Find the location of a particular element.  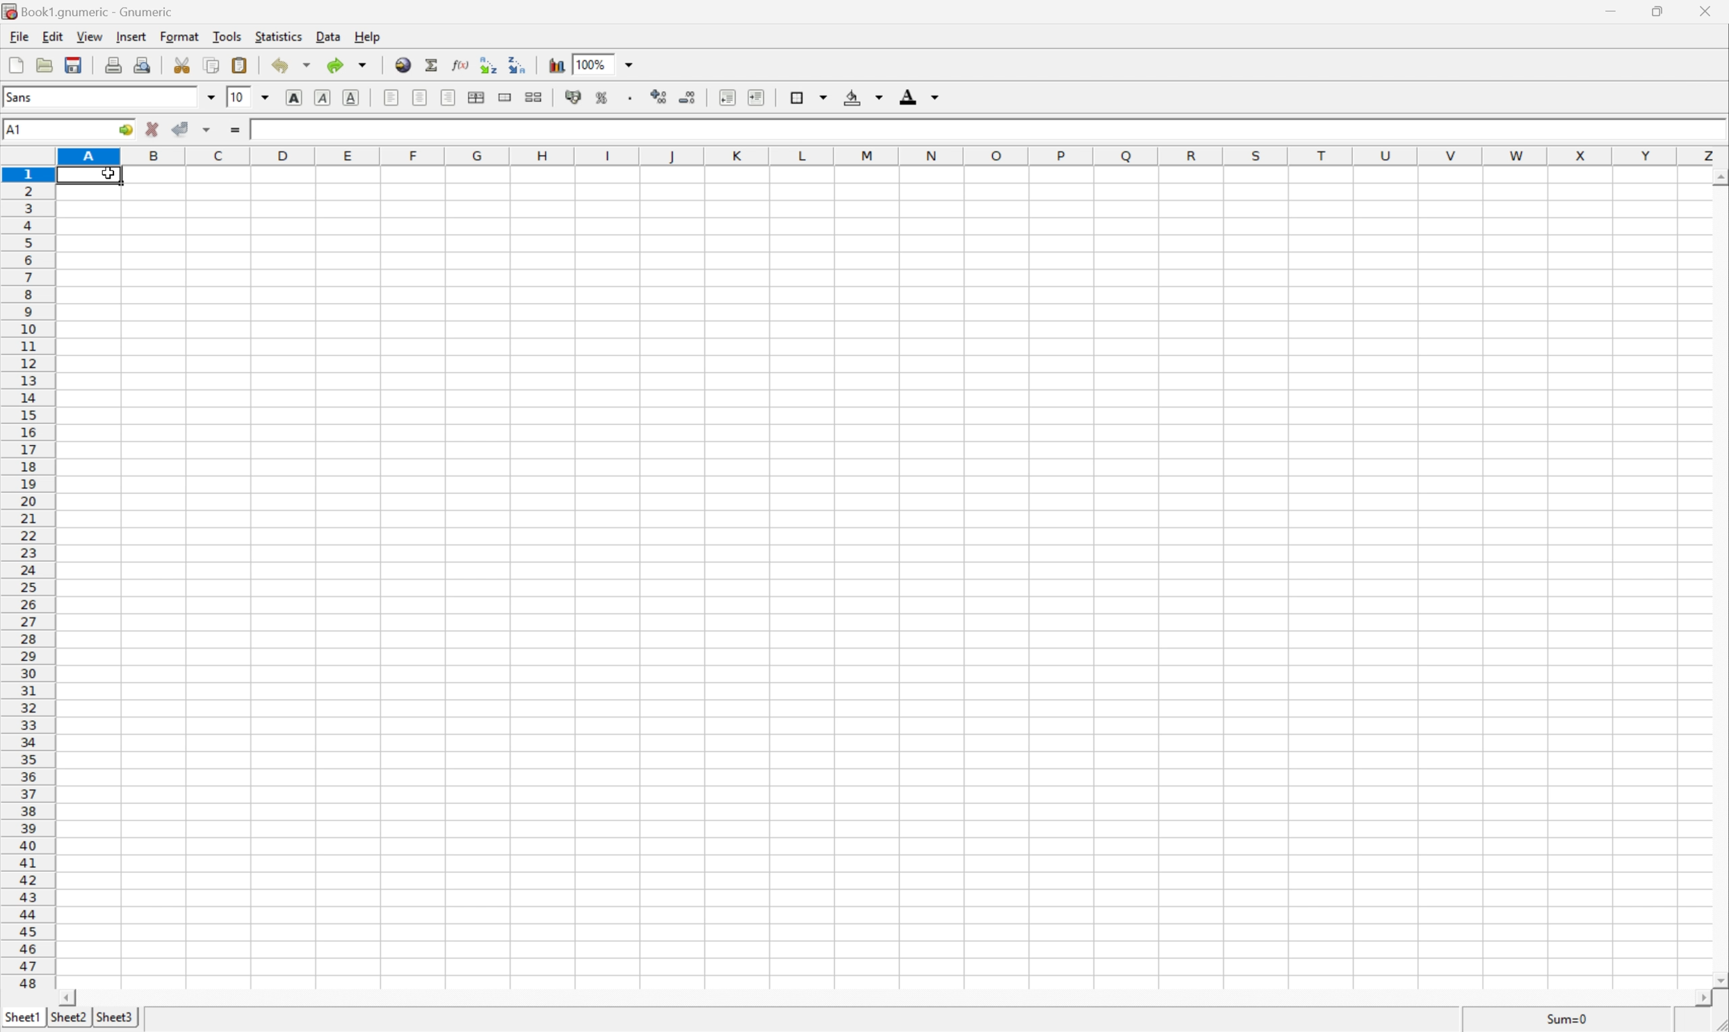

decrease number of decimals displayed is located at coordinates (688, 102).